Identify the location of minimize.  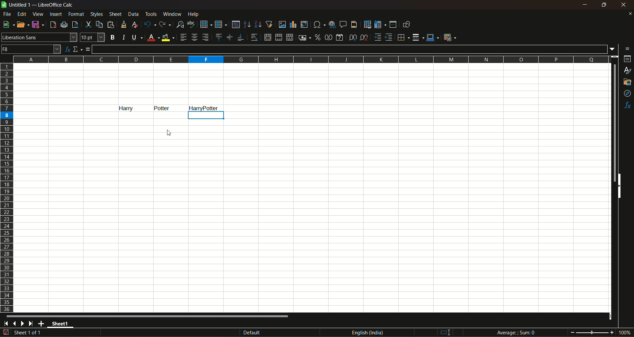
(585, 5).